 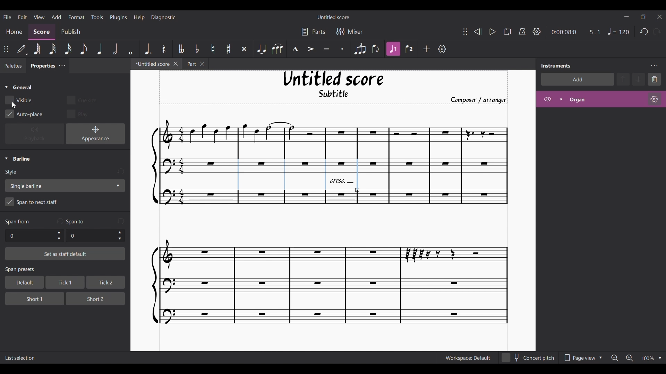 What do you see at coordinates (59, 221) in the screenshot?
I see `Undo input made` at bounding box center [59, 221].